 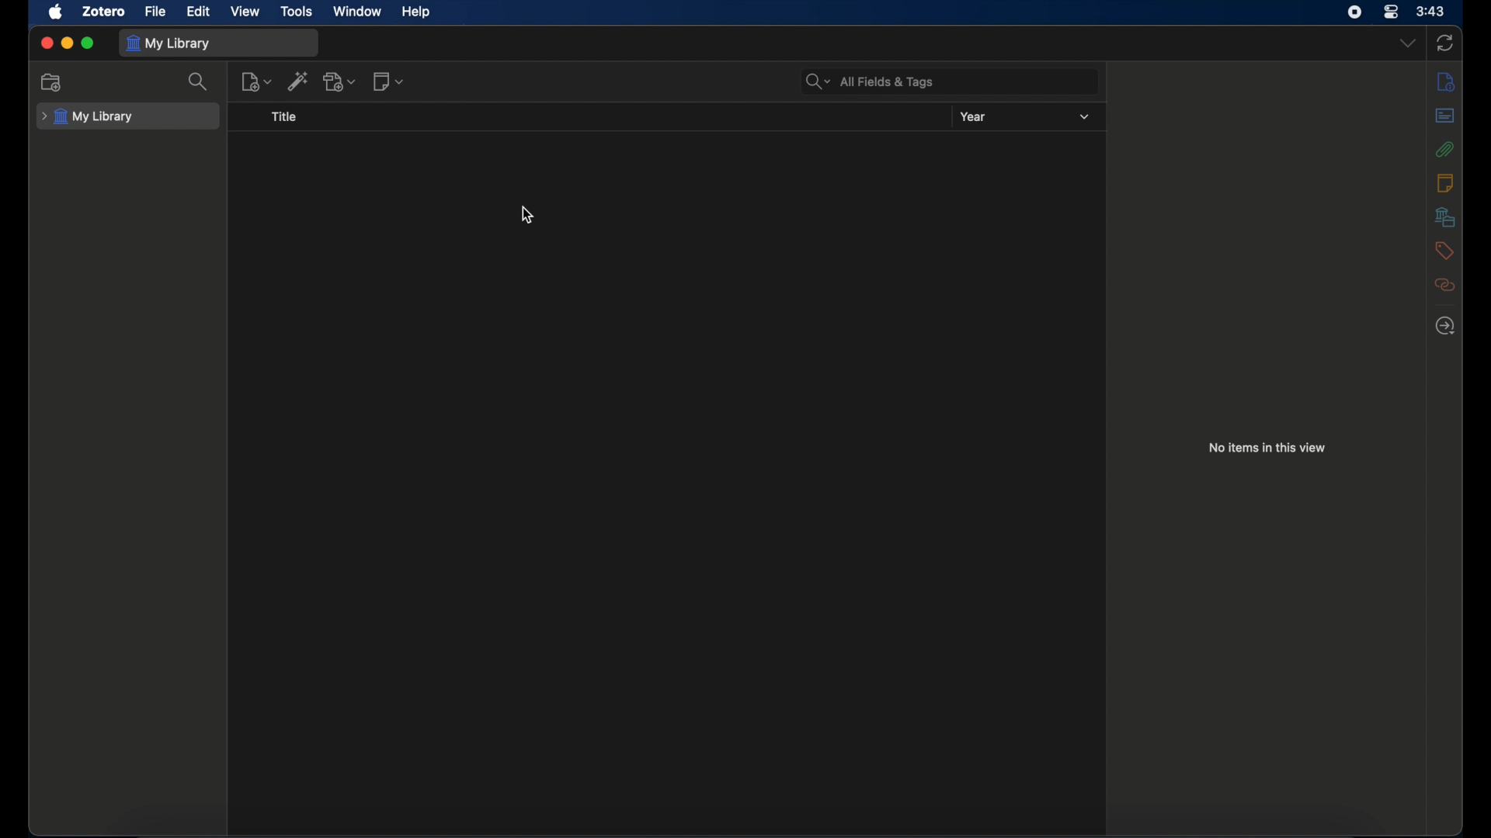 What do you see at coordinates (89, 43) in the screenshot?
I see `maximize` at bounding box center [89, 43].